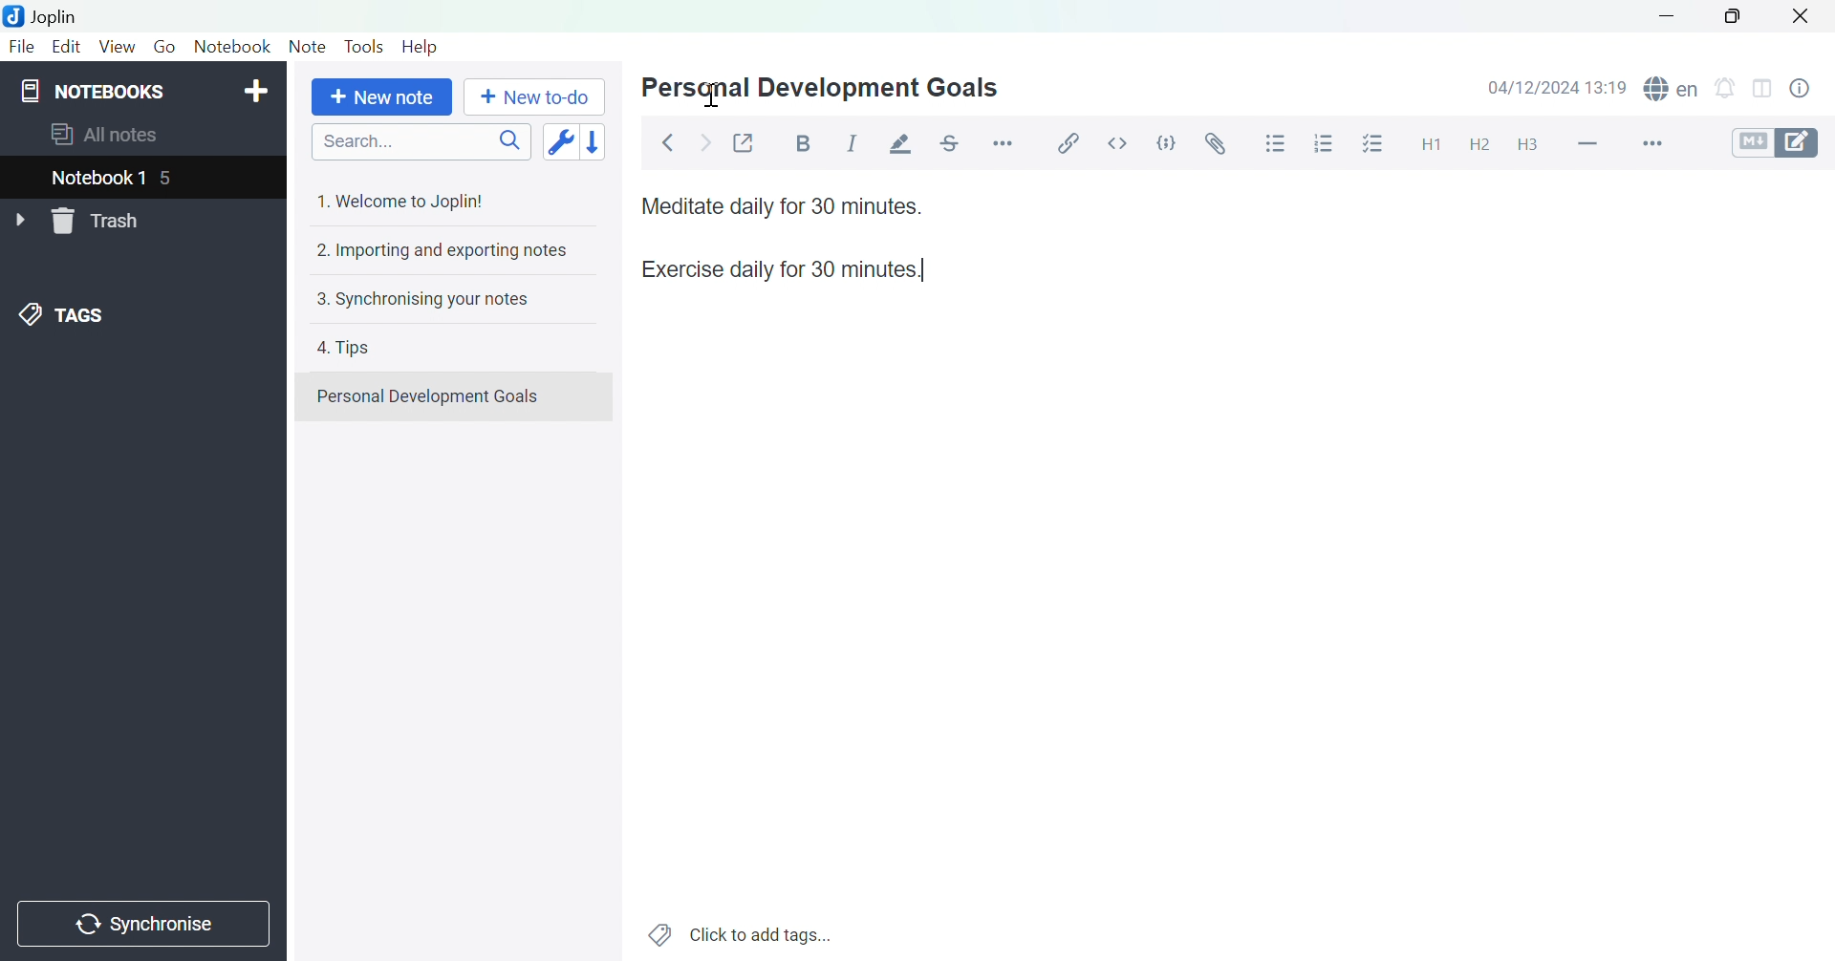 The height and width of the screenshot is (961, 1835). What do you see at coordinates (1479, 147) in the screenshot?
I see `Heading 2` at bounding box center [1479, 147].